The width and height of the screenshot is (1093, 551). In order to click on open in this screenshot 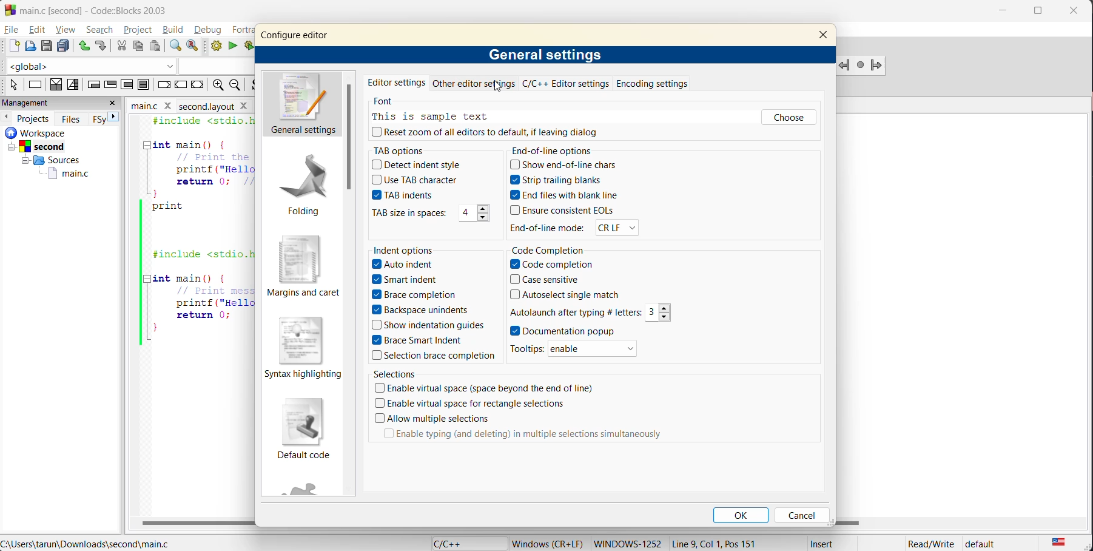, I will do `click(32, 46)`.